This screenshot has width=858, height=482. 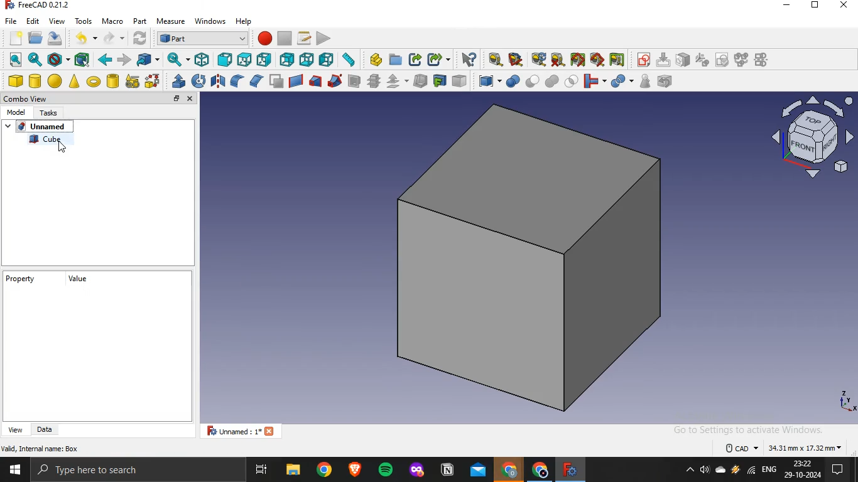 I want to click on freecad, so click(x=568, y=469).